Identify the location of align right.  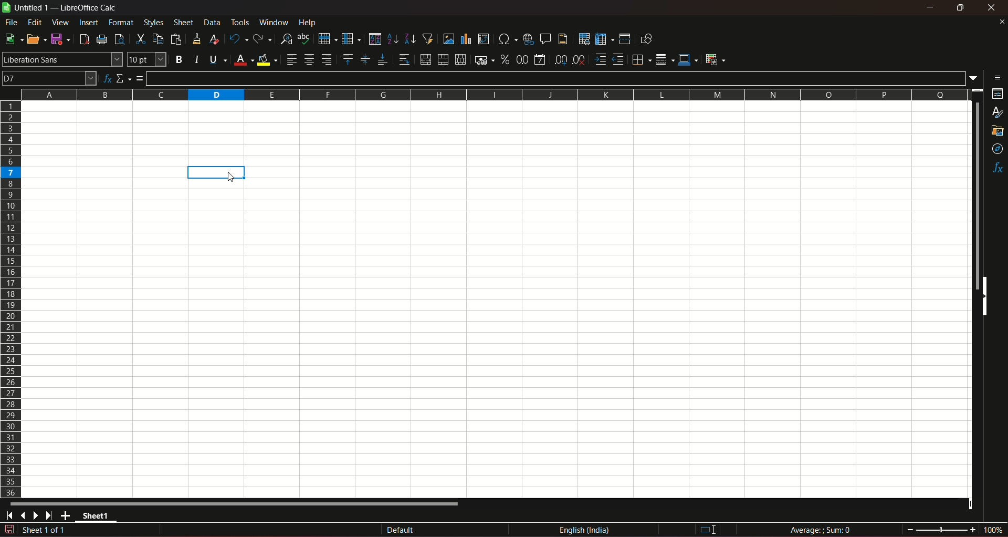
(328, 59).